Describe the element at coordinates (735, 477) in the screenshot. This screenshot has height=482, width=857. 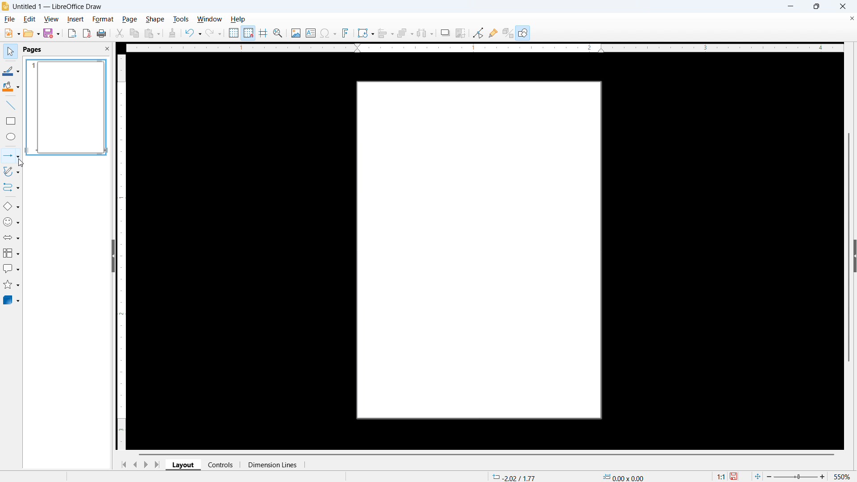
I see `save ` at that location.